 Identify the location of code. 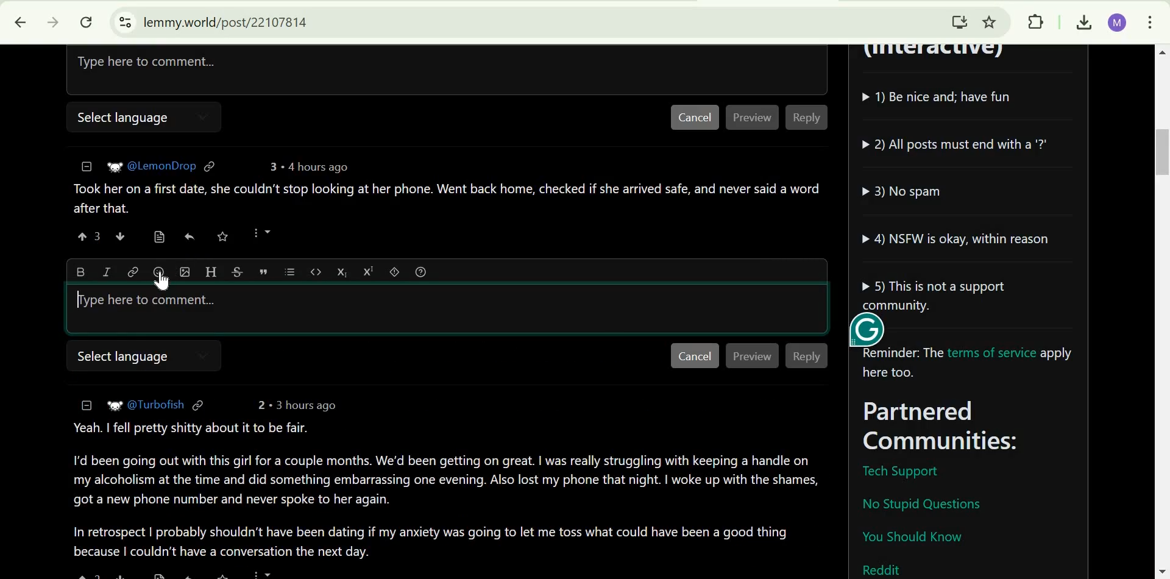
(315, 271).